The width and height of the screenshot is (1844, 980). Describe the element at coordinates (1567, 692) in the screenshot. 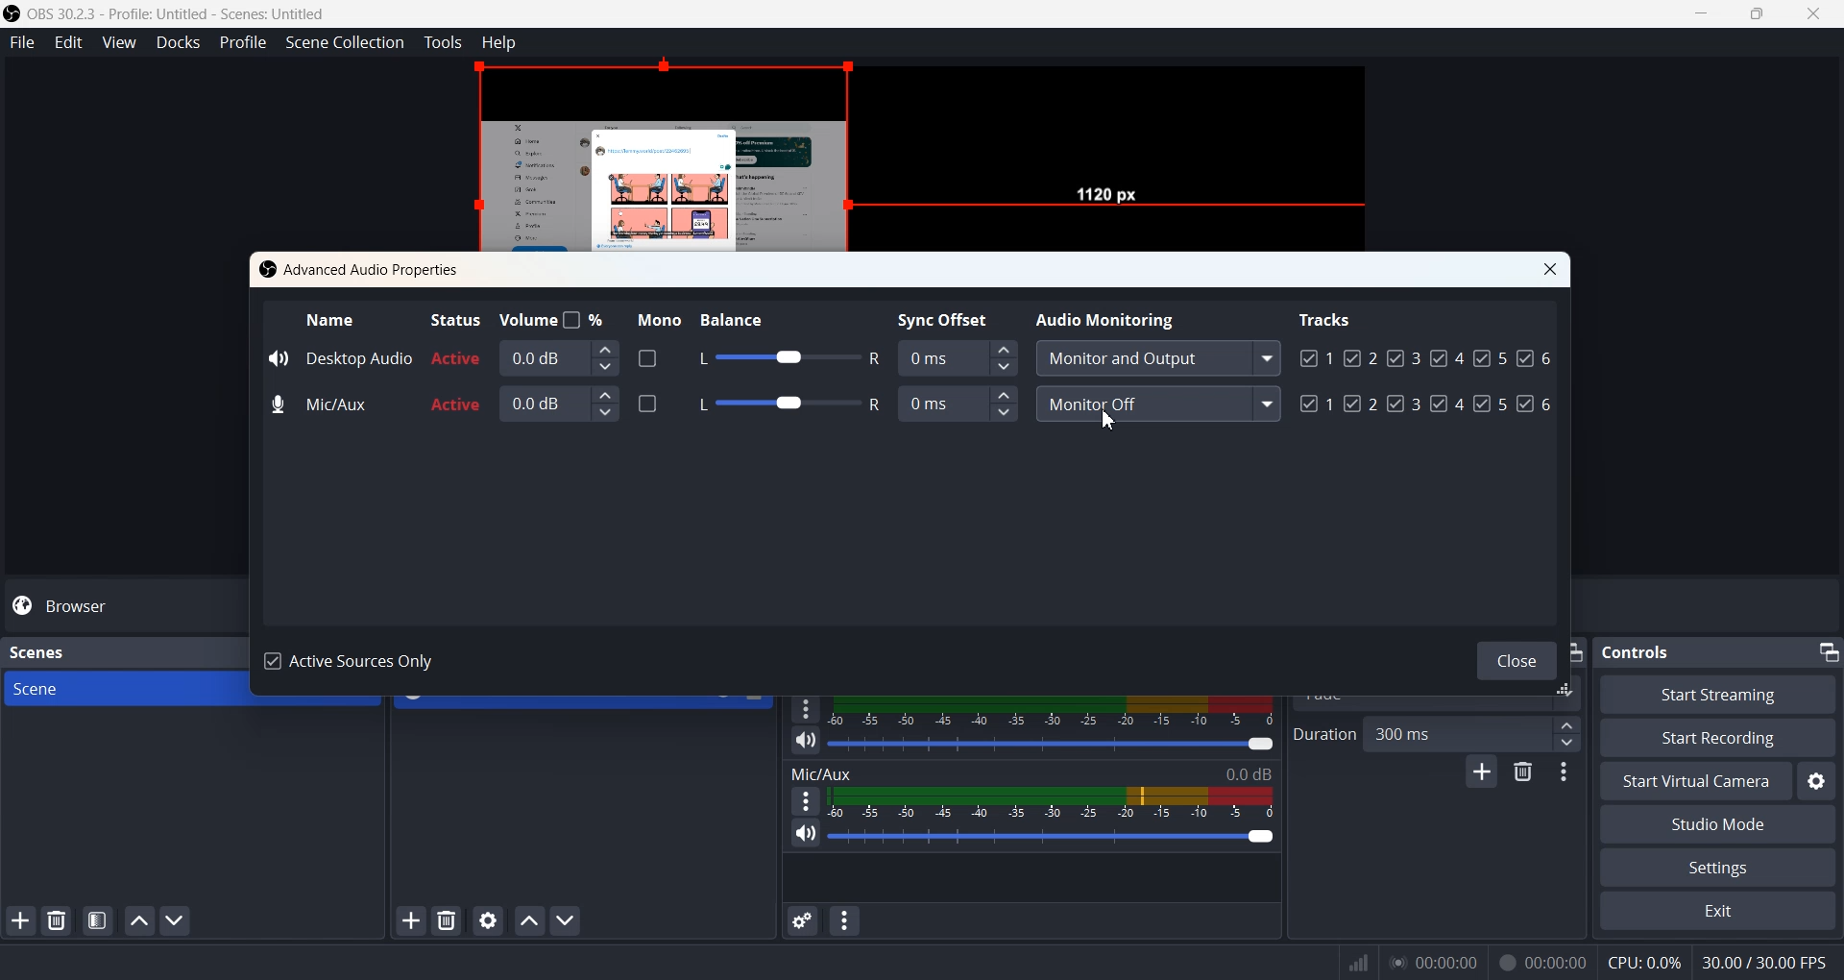

I see `window adjuster` at that location.